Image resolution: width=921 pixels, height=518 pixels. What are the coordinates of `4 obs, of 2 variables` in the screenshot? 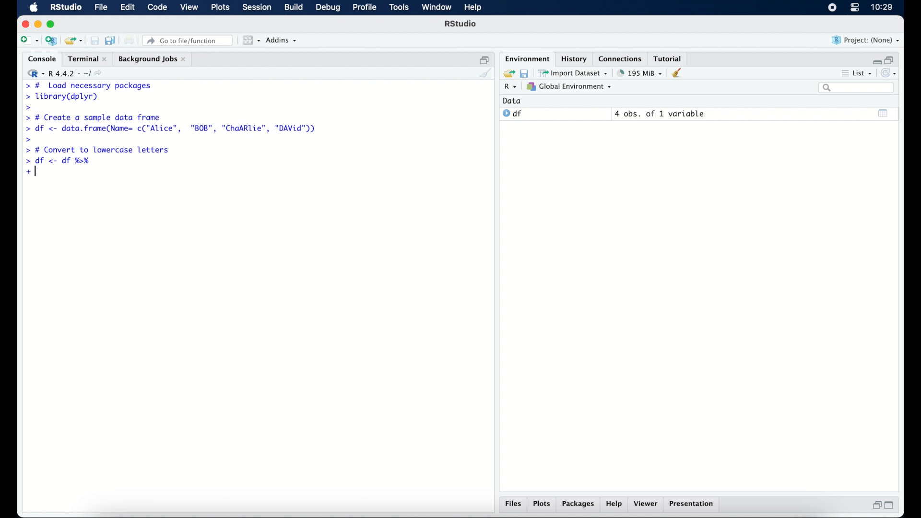 It's located at (662, 114).